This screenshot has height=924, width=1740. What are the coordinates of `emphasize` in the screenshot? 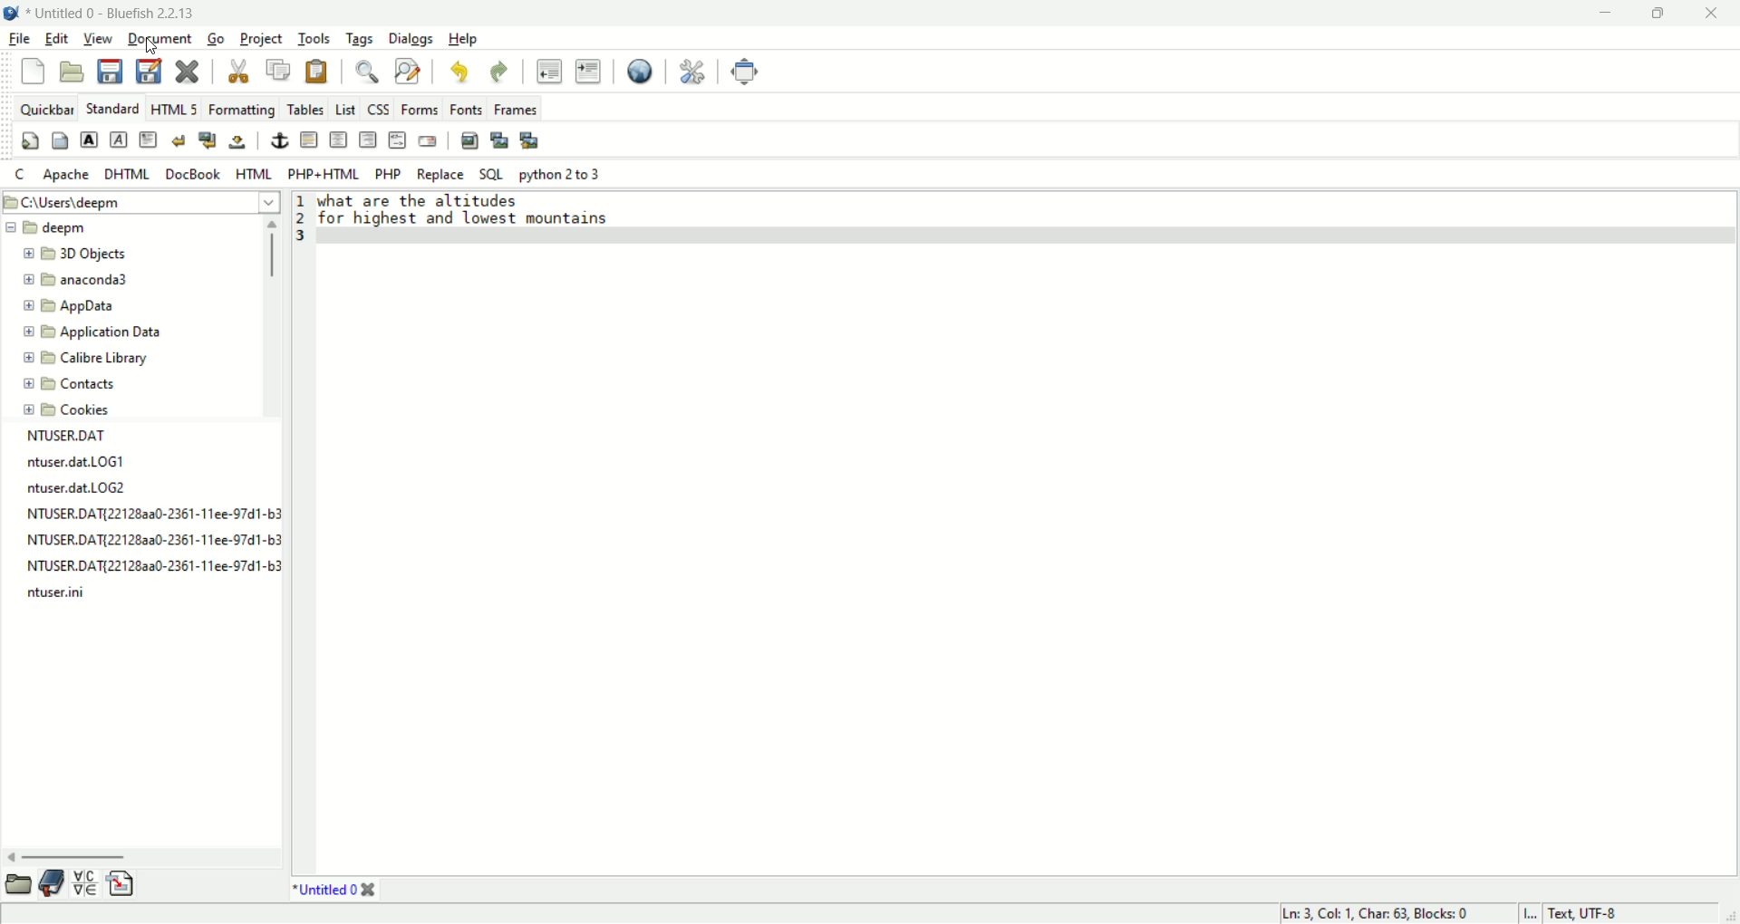 It's located at (117, 141).